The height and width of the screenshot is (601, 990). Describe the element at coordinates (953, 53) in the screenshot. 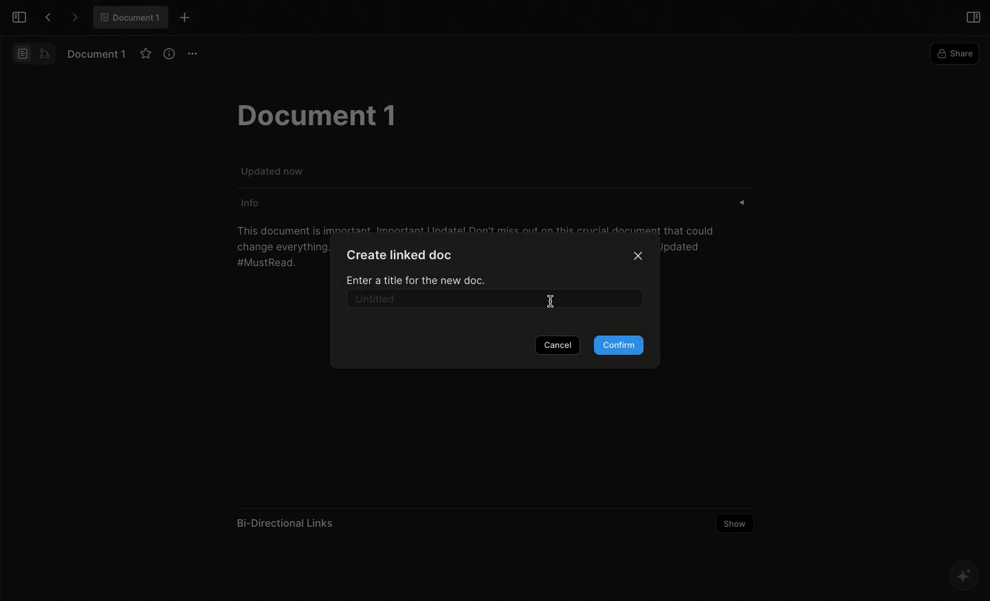

I see `Share` at that location.